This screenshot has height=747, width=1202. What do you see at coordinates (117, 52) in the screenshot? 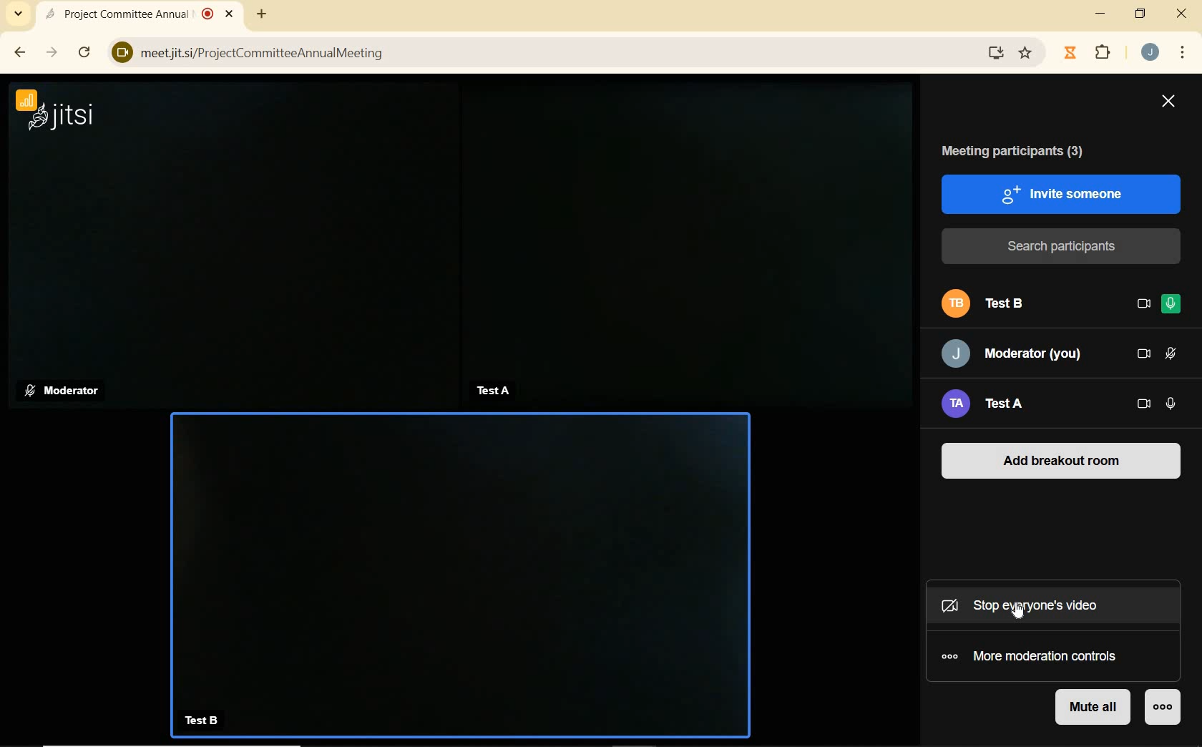
I see `View site information` at bounding box center [117, 52].